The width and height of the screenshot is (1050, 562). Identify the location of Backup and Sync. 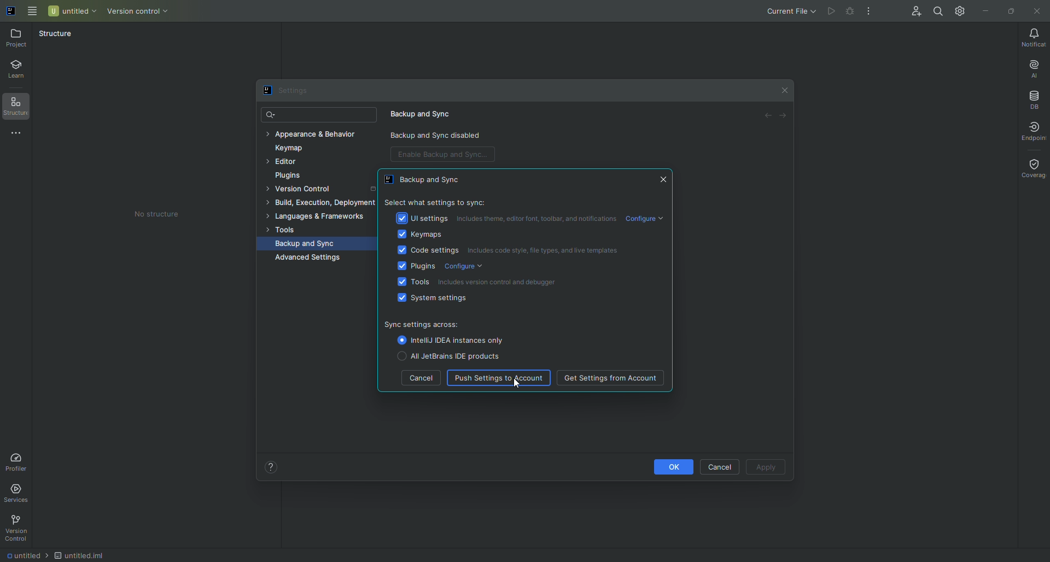
(311, 244).